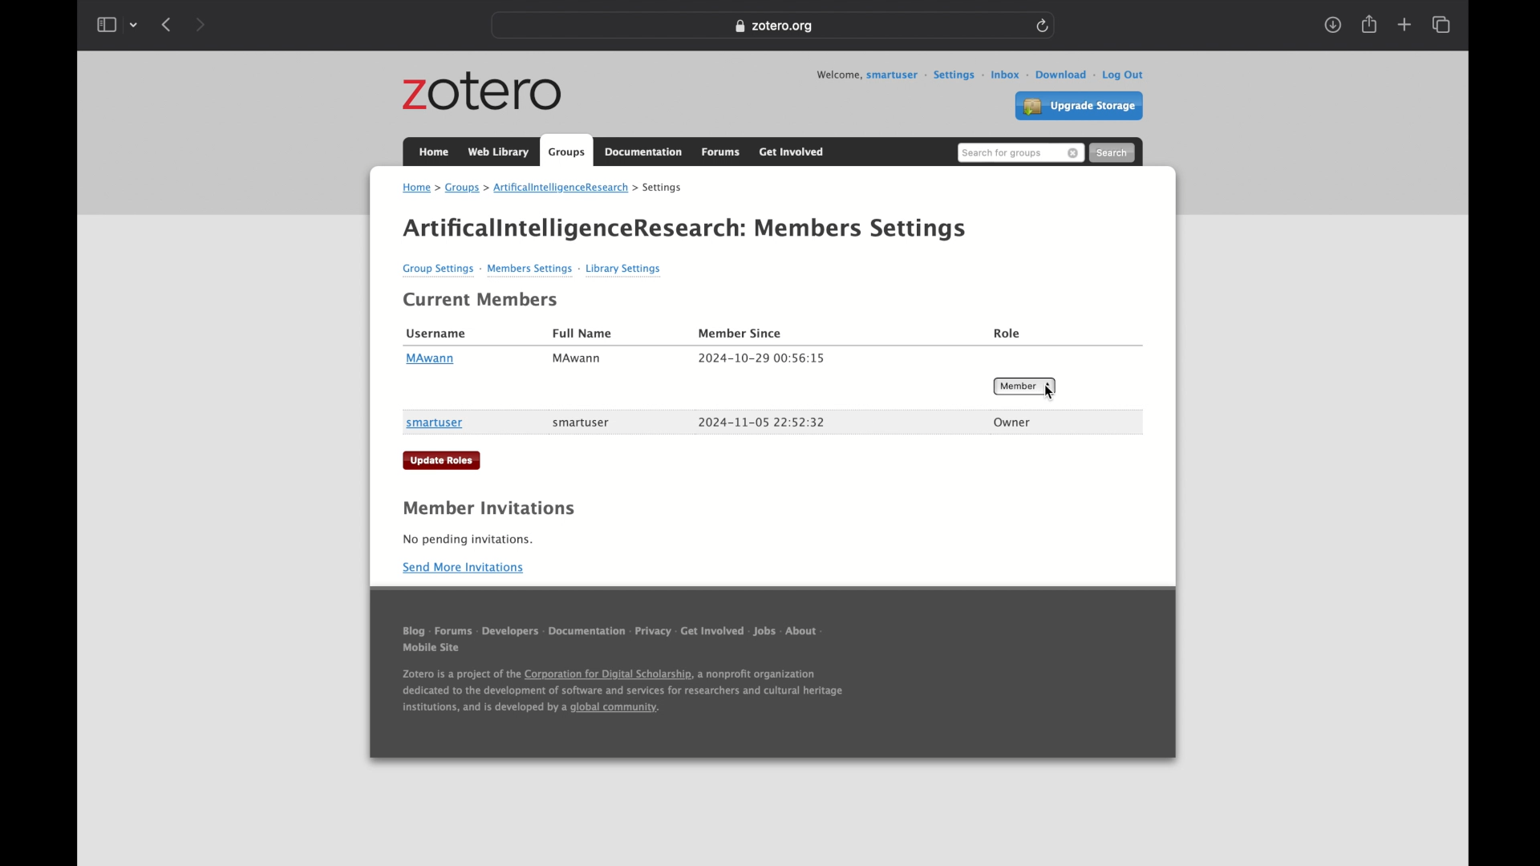 This screenshot has width=1540, height=866. Describe the element at coordinates (762, 422) in the screenshot. I see `member since date` at that location.